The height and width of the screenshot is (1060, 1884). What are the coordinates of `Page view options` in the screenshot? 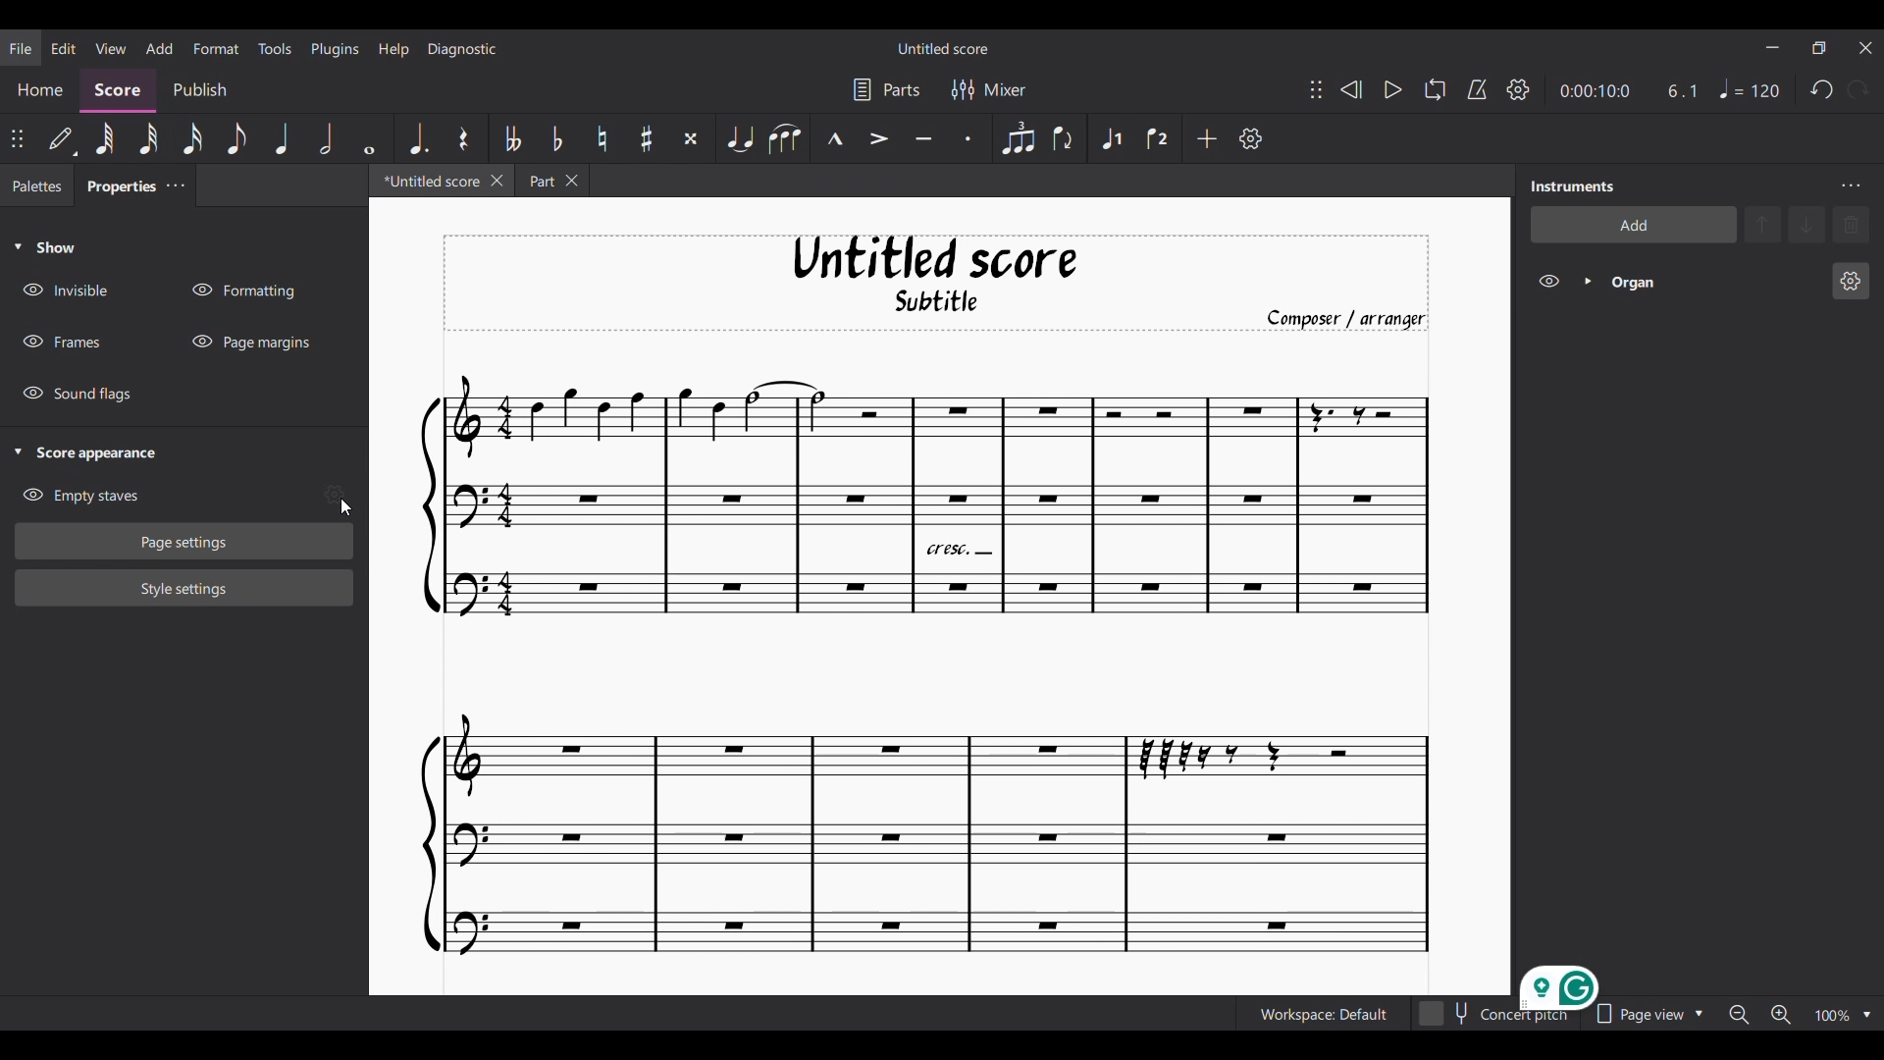 It's located at (1644, 1014).